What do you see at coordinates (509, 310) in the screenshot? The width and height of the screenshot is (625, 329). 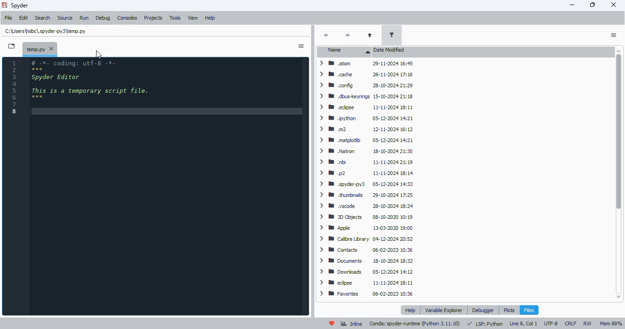 I see `plots` at bounding box center [509, 310].